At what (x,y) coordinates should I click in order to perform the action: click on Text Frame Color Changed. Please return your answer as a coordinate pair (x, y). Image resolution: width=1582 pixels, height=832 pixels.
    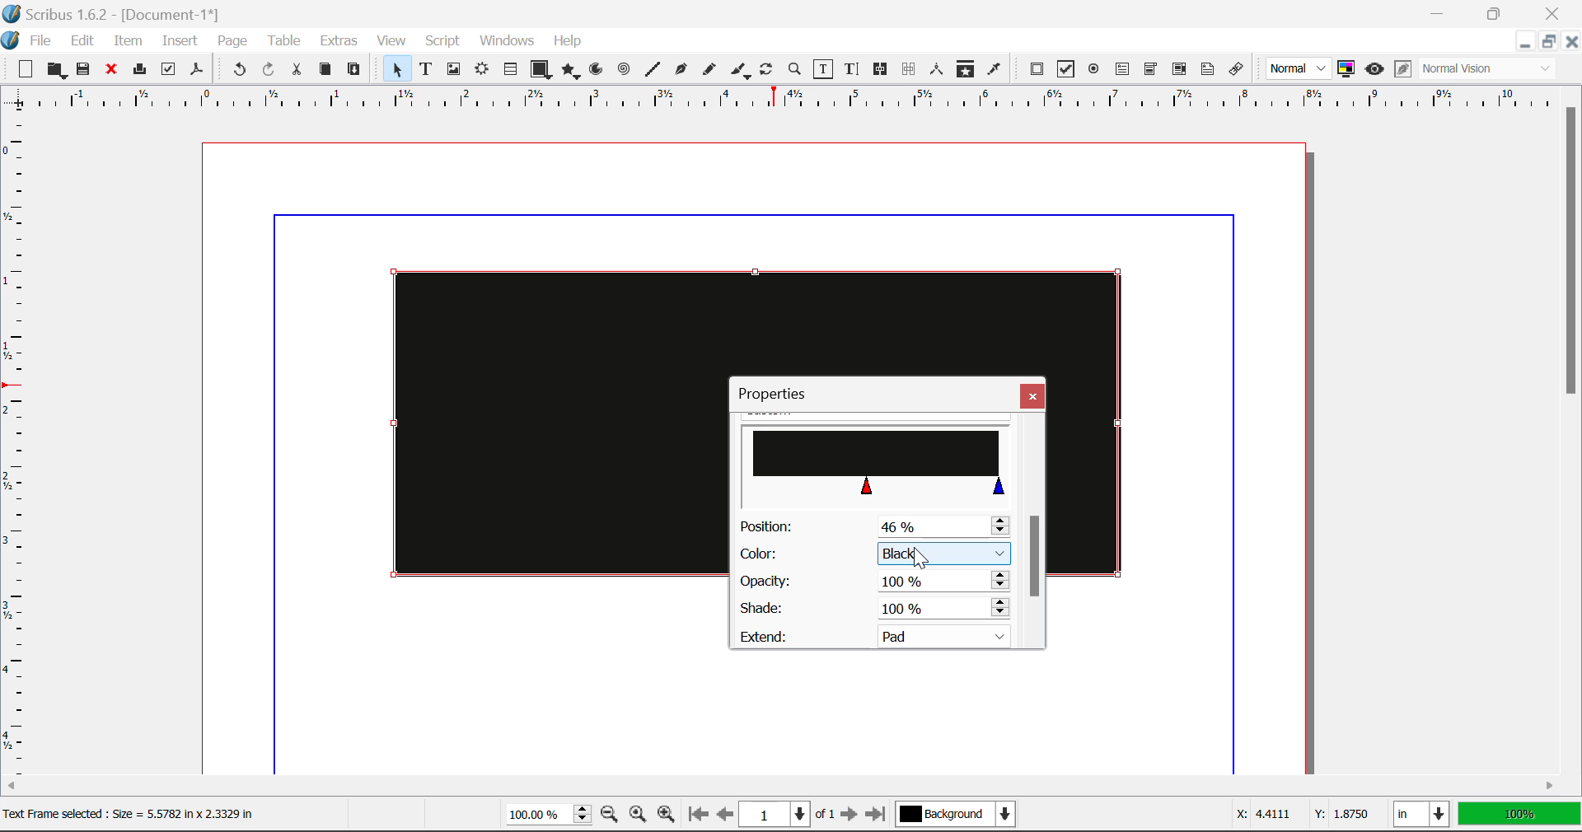
    Looking at the image, I should click on (534, 422).